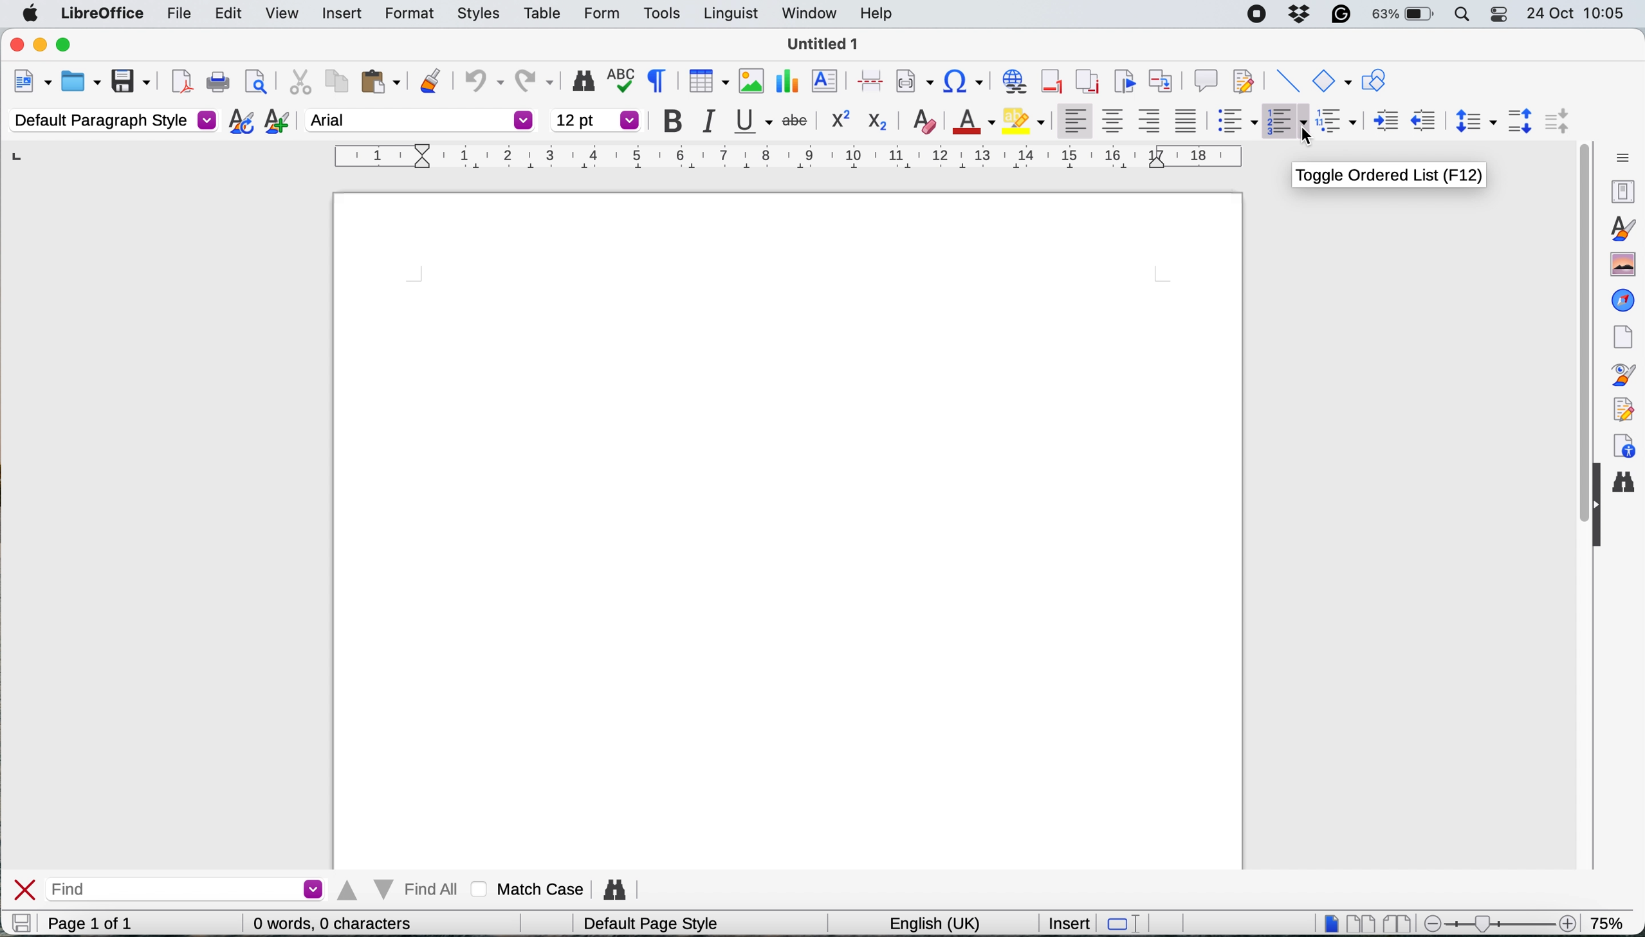  What do you see at coordinates (1619, 408) in the screenshot?
I see `manage changes` at bounding box center [1619, 408].